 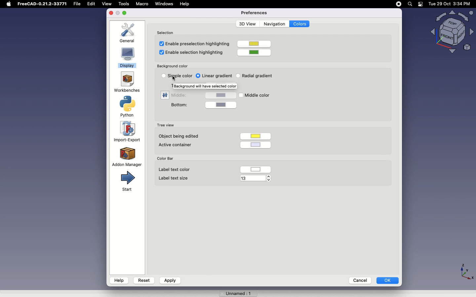 What do you see at coordinates (236, 292) in the screenshot?
I see `Unnamed 1` at bounding box center [236, 292].